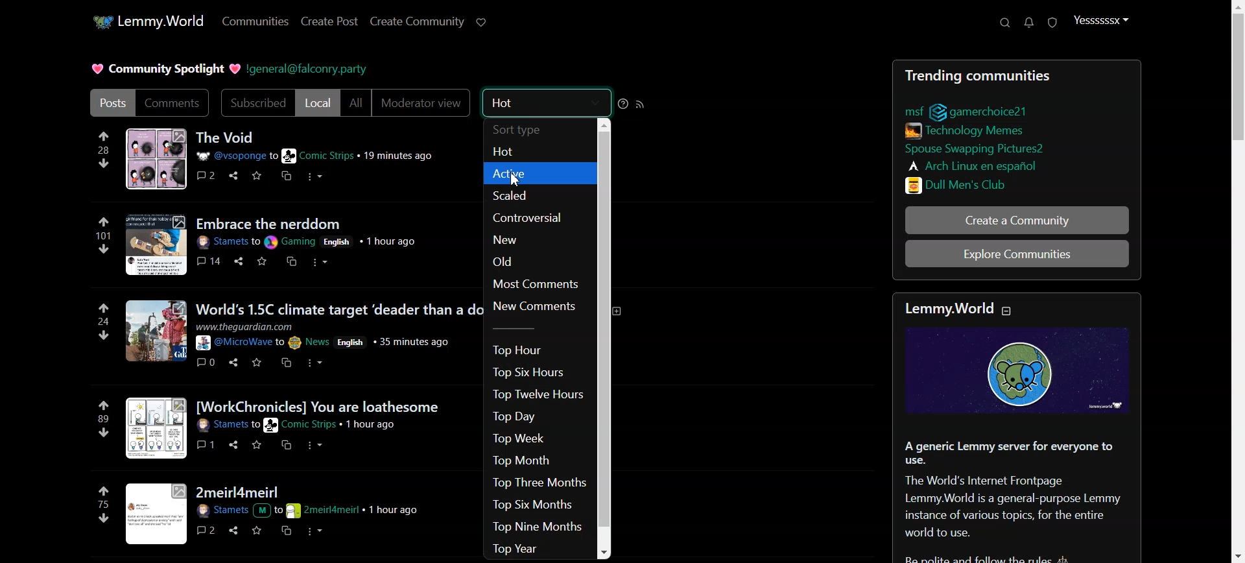 This screenshot has width=1245, height=563. Describe the element at coordinates (538, 129) in the screenshot. I see `Sort type` at that location.